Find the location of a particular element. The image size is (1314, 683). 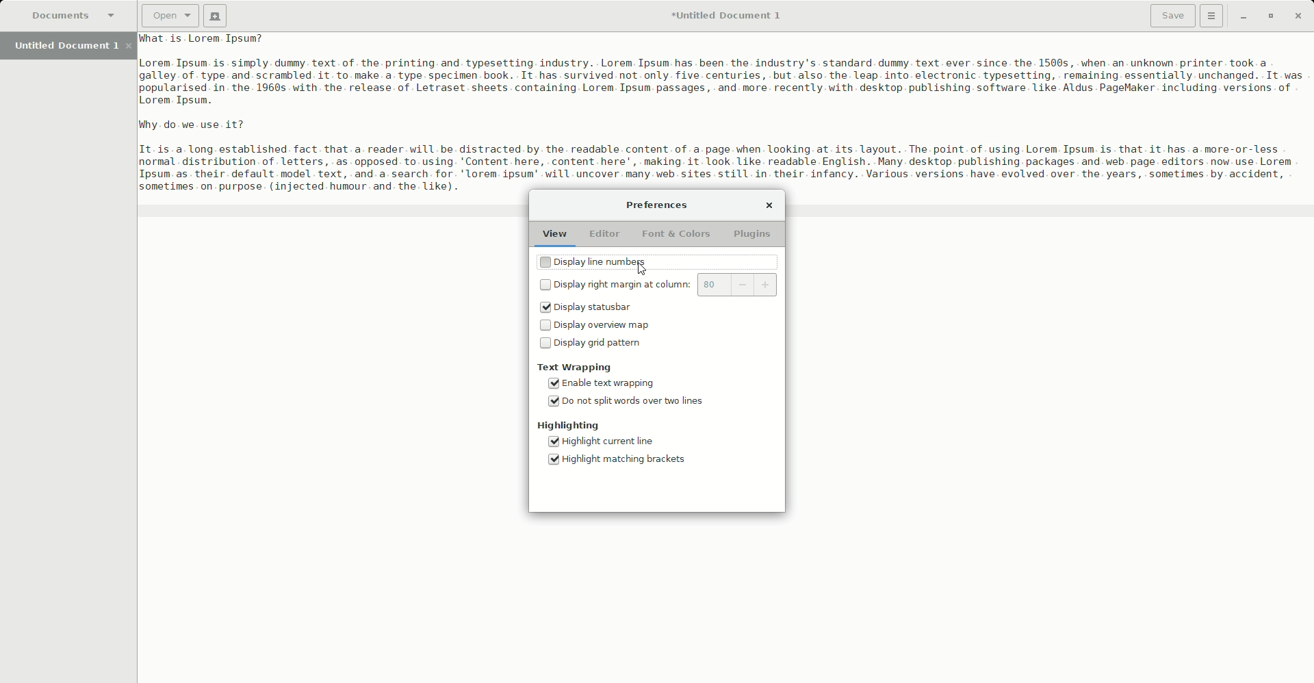

80 is located at coordinates (739, 285).